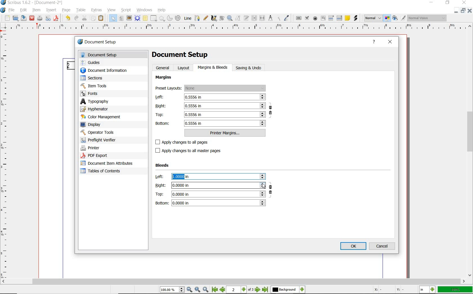 This screenshot has width=473, height=294. What do you see at coordinates (215, 290) in the screenshot?
I see `First Page` at bounding box center [215, 290].